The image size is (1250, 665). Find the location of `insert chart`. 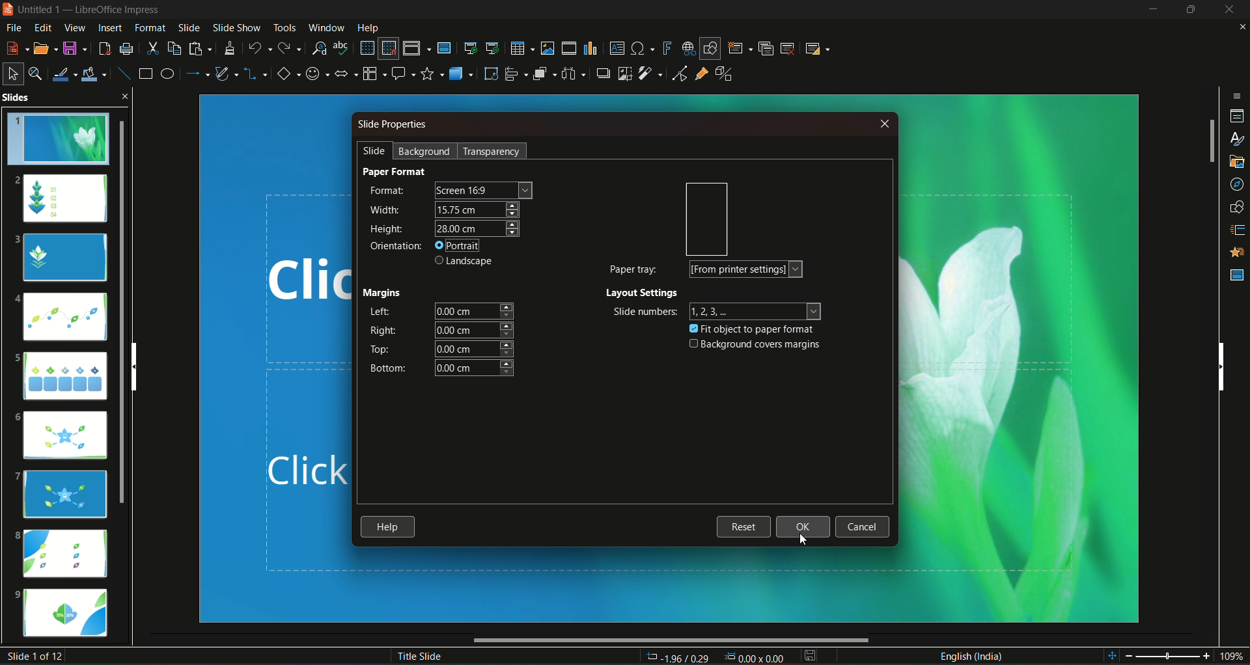

insert chart is located at coordinates (590, 47).